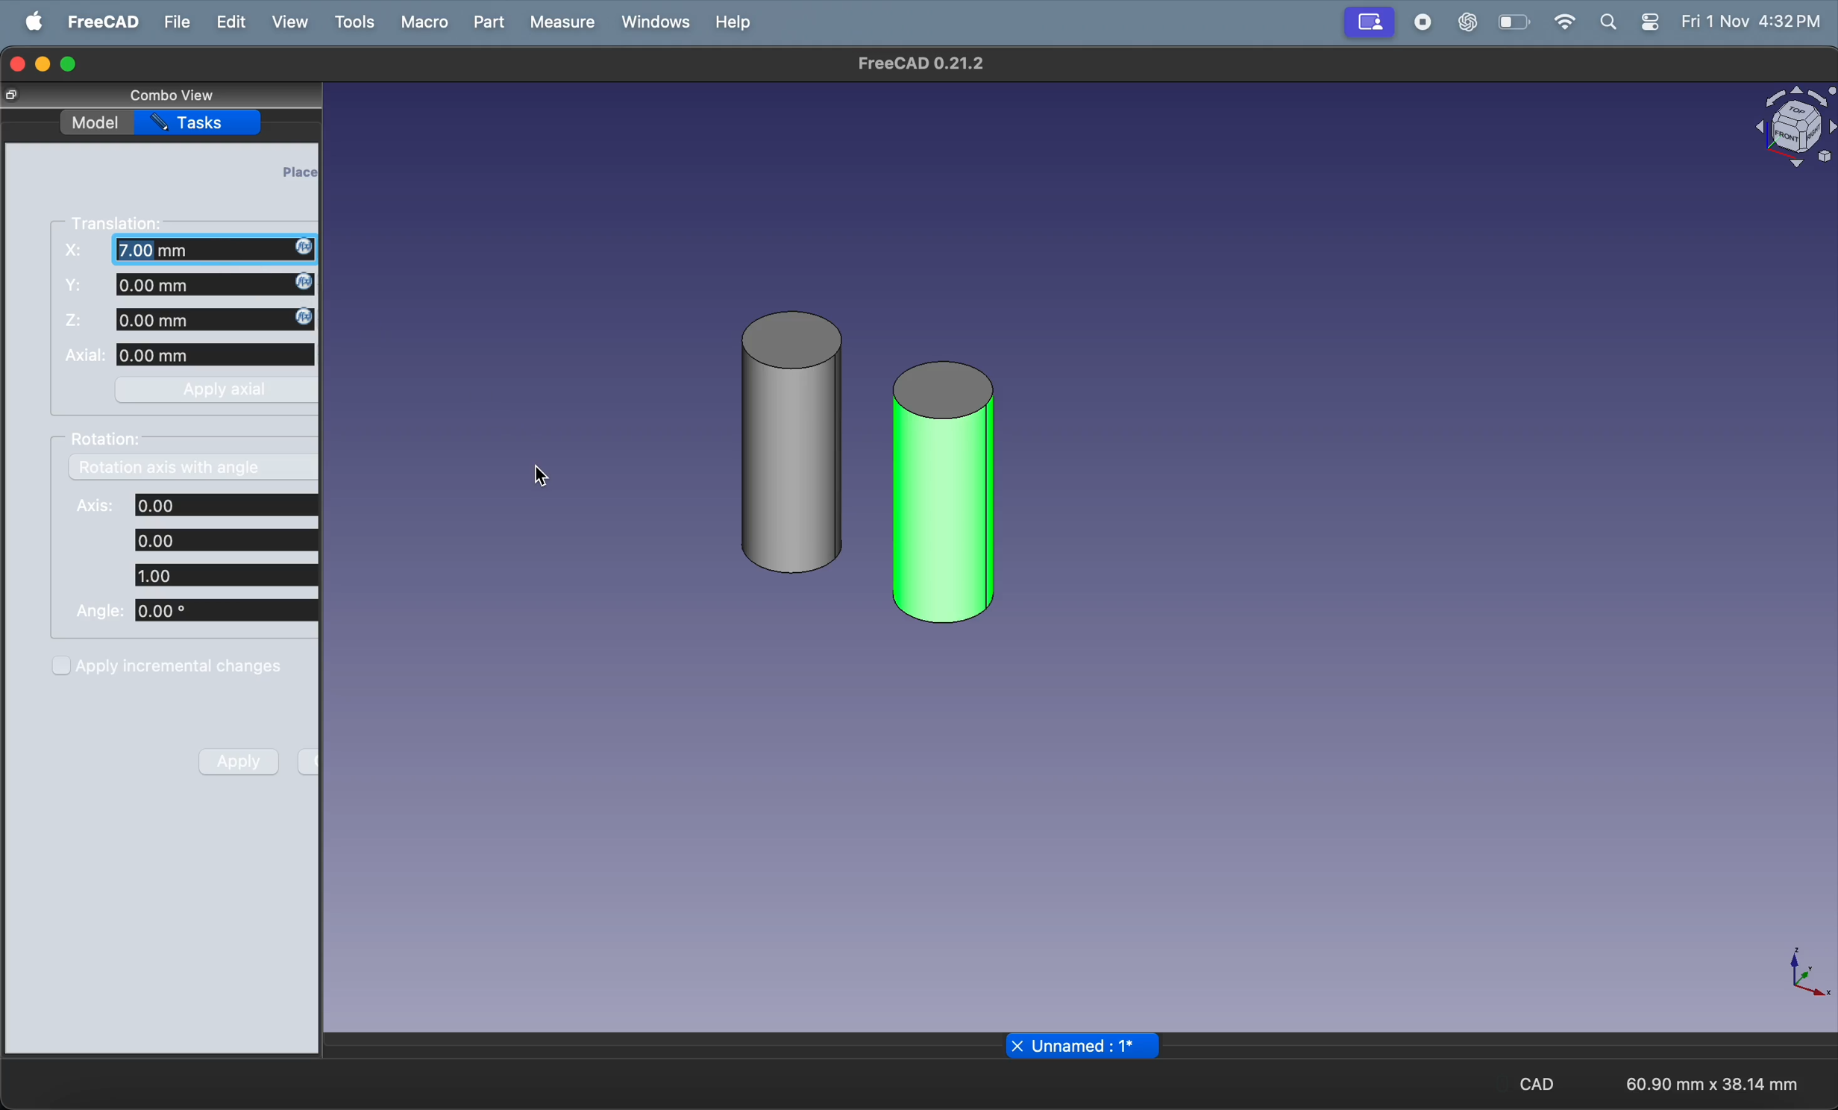  What do you see at coordinates (1017, 1045) in the screenshot?
I see `close` at bounding box center [1017, 1045].